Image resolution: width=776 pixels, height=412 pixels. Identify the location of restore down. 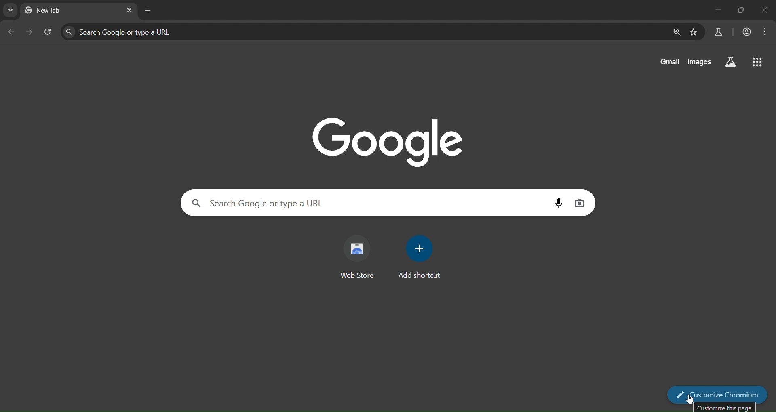
(738, 9).